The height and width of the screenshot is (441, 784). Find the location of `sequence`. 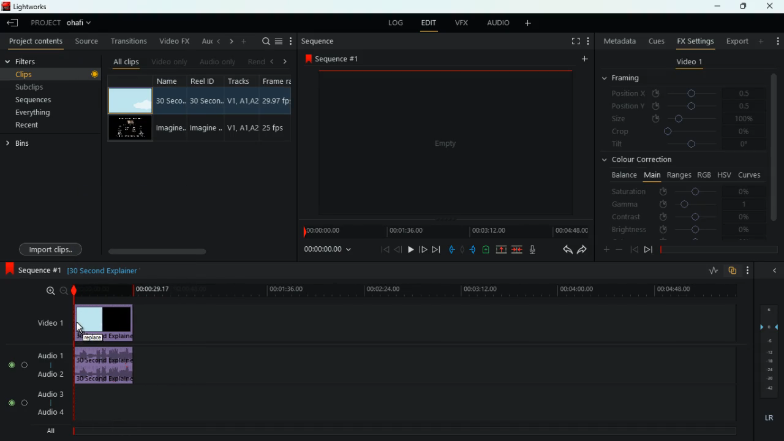

sequence is located at coordinates (337, 59).